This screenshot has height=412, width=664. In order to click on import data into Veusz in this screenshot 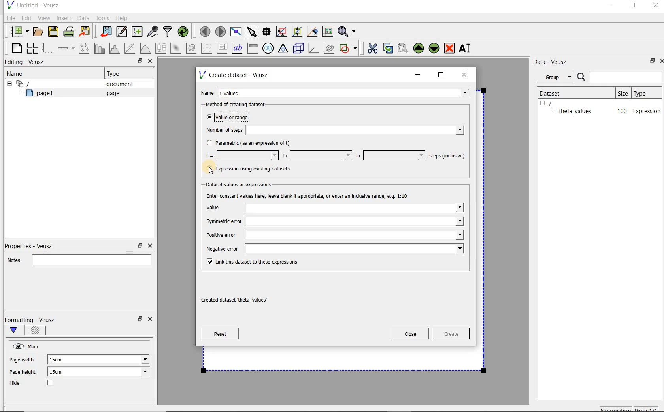, I will do `click(105, 32)`.